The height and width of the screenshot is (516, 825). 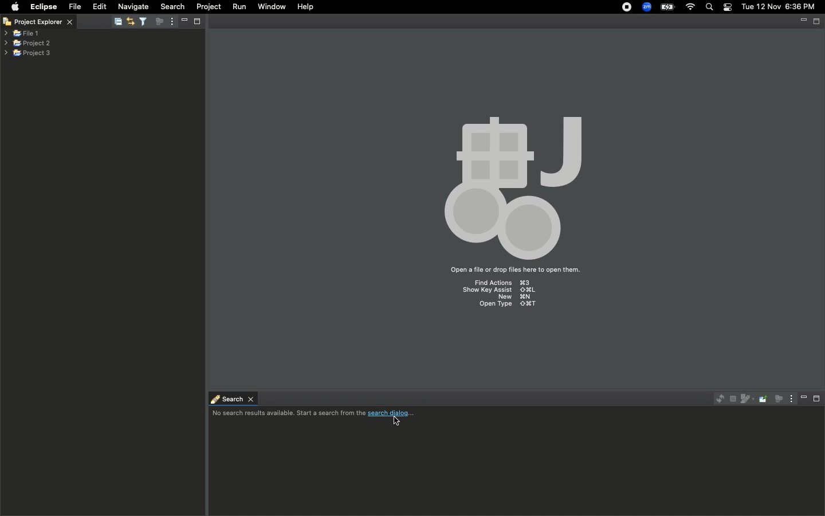 I want to click on Navigate, so click(x=134, y=7).